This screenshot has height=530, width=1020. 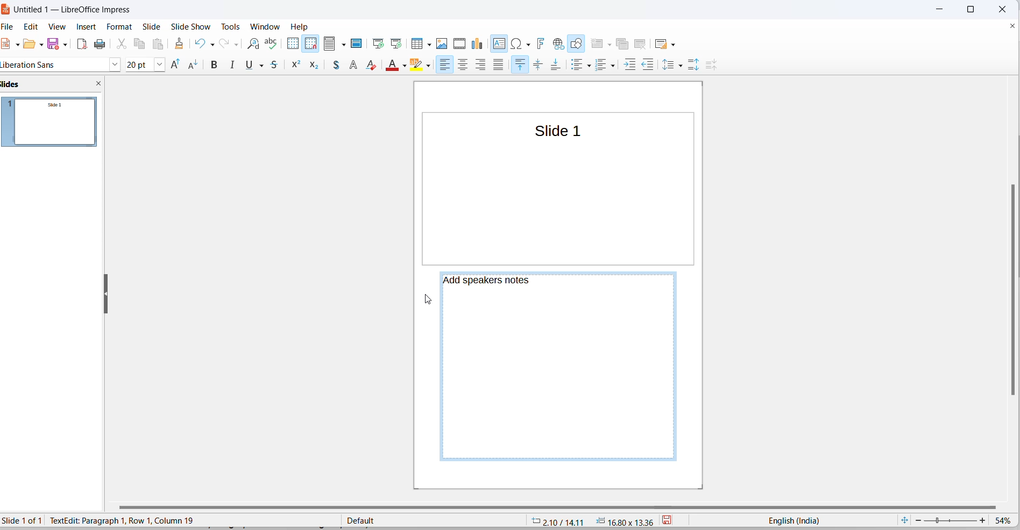 I want to click on slides, so click(x=53, y=125).